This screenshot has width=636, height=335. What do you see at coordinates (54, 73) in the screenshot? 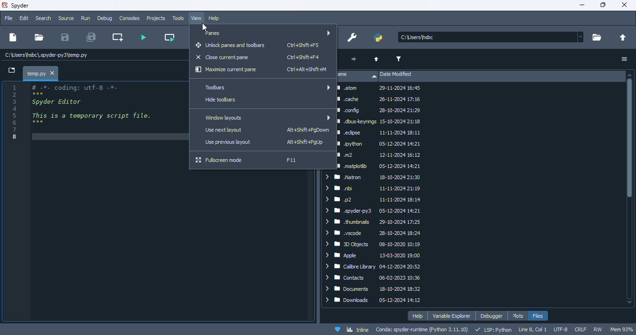
I see `close` at bounding box center [54, 73].